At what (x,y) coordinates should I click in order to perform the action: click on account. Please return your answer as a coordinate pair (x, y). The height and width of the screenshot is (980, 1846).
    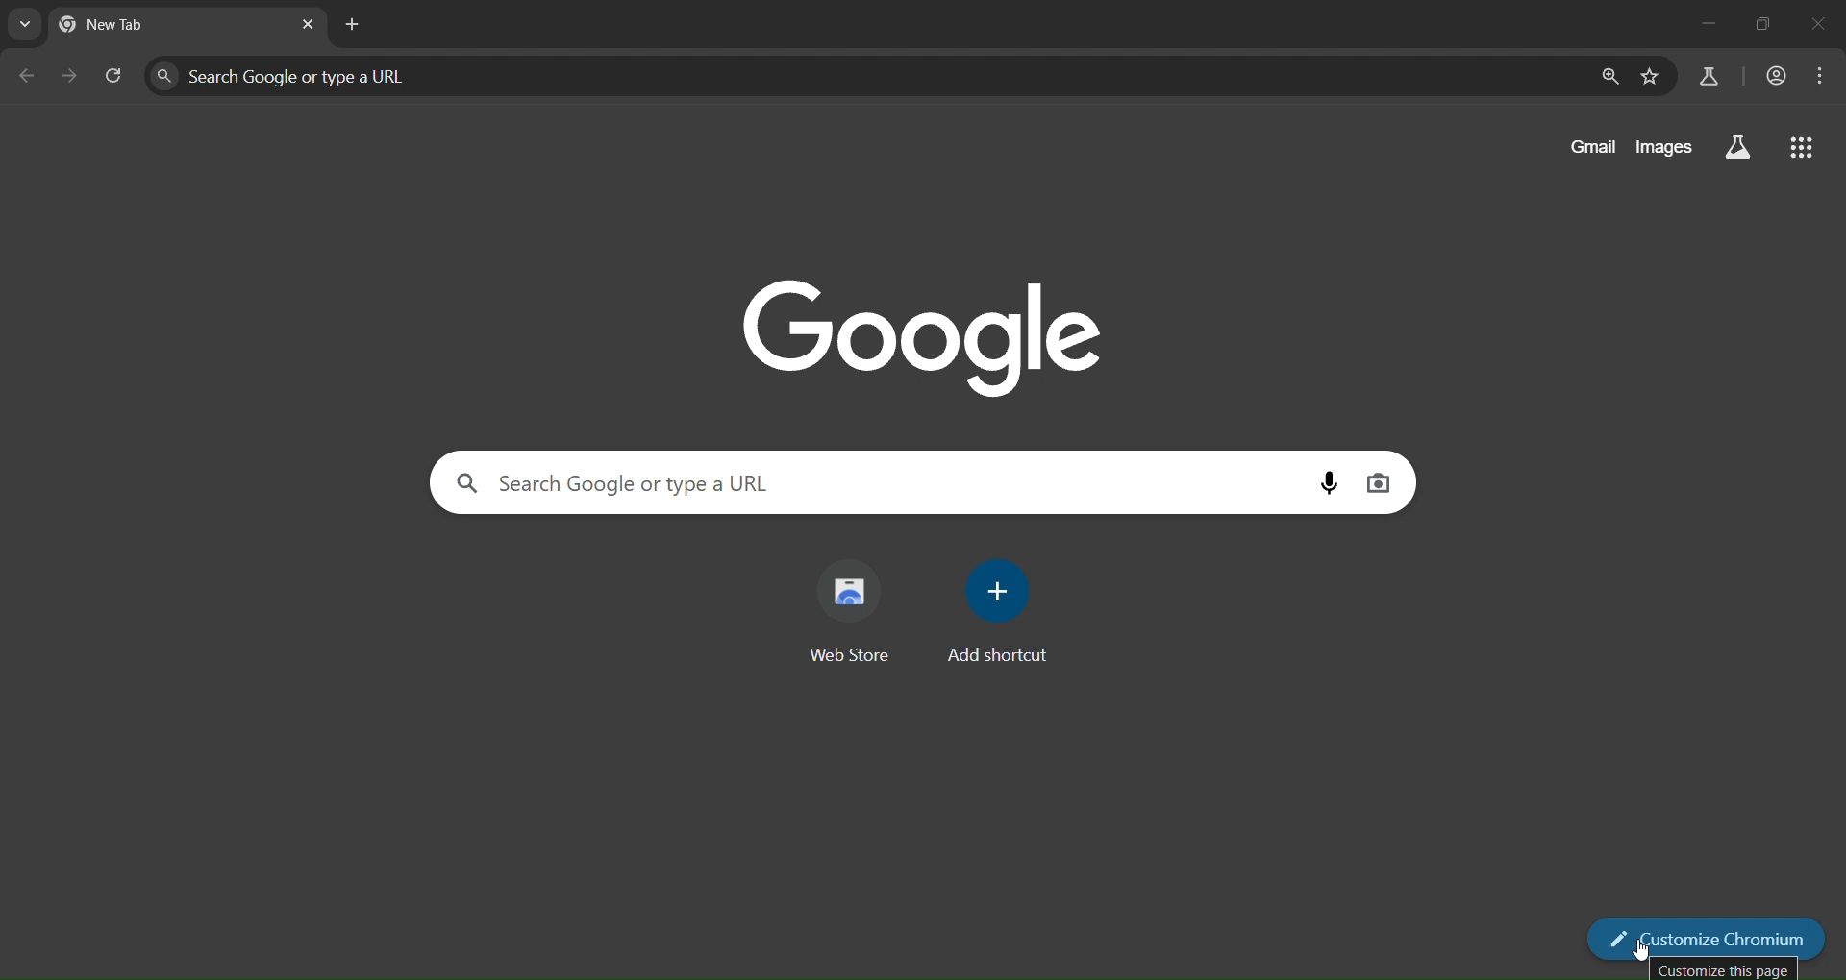
    Looking at the image, I should click on (1777, 77).